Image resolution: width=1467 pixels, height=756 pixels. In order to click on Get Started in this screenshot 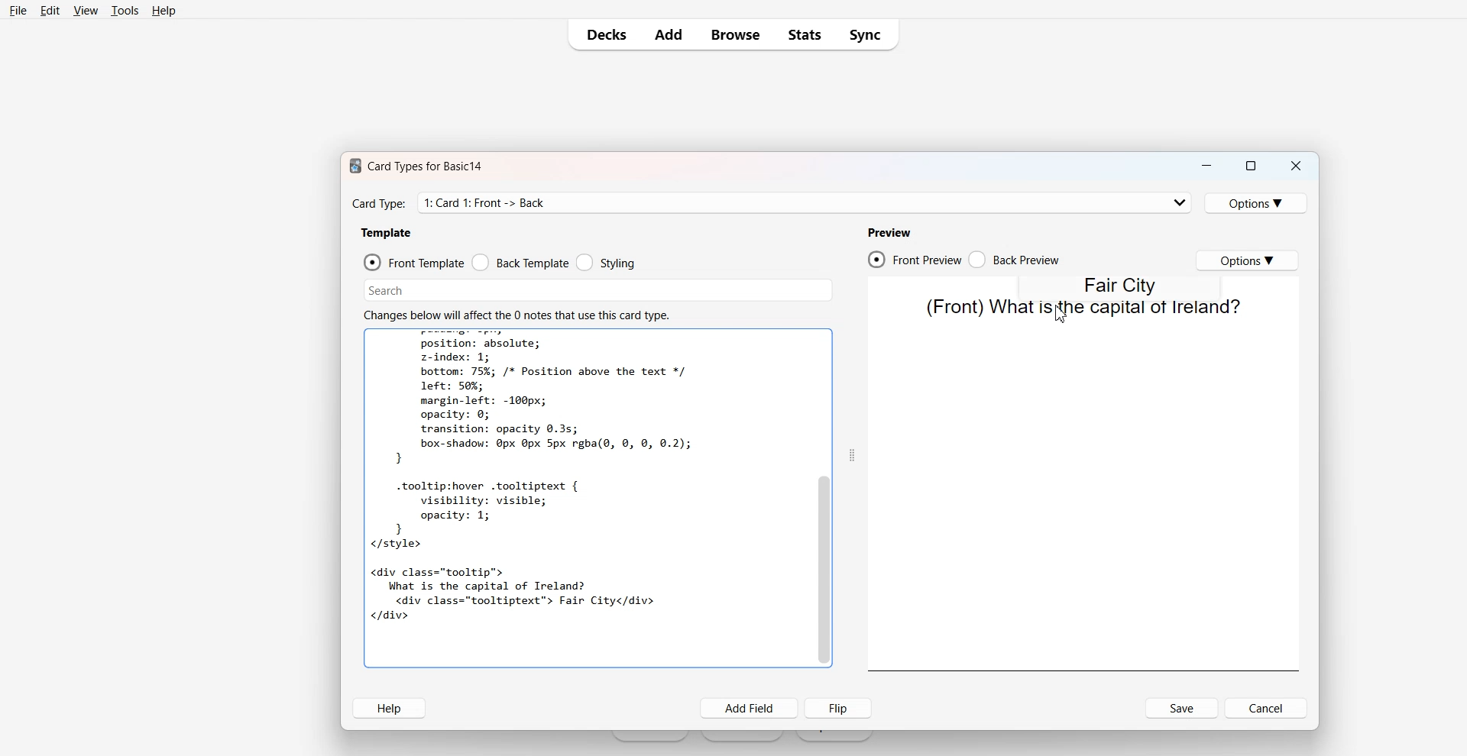, I will do `click(651, 737)`.